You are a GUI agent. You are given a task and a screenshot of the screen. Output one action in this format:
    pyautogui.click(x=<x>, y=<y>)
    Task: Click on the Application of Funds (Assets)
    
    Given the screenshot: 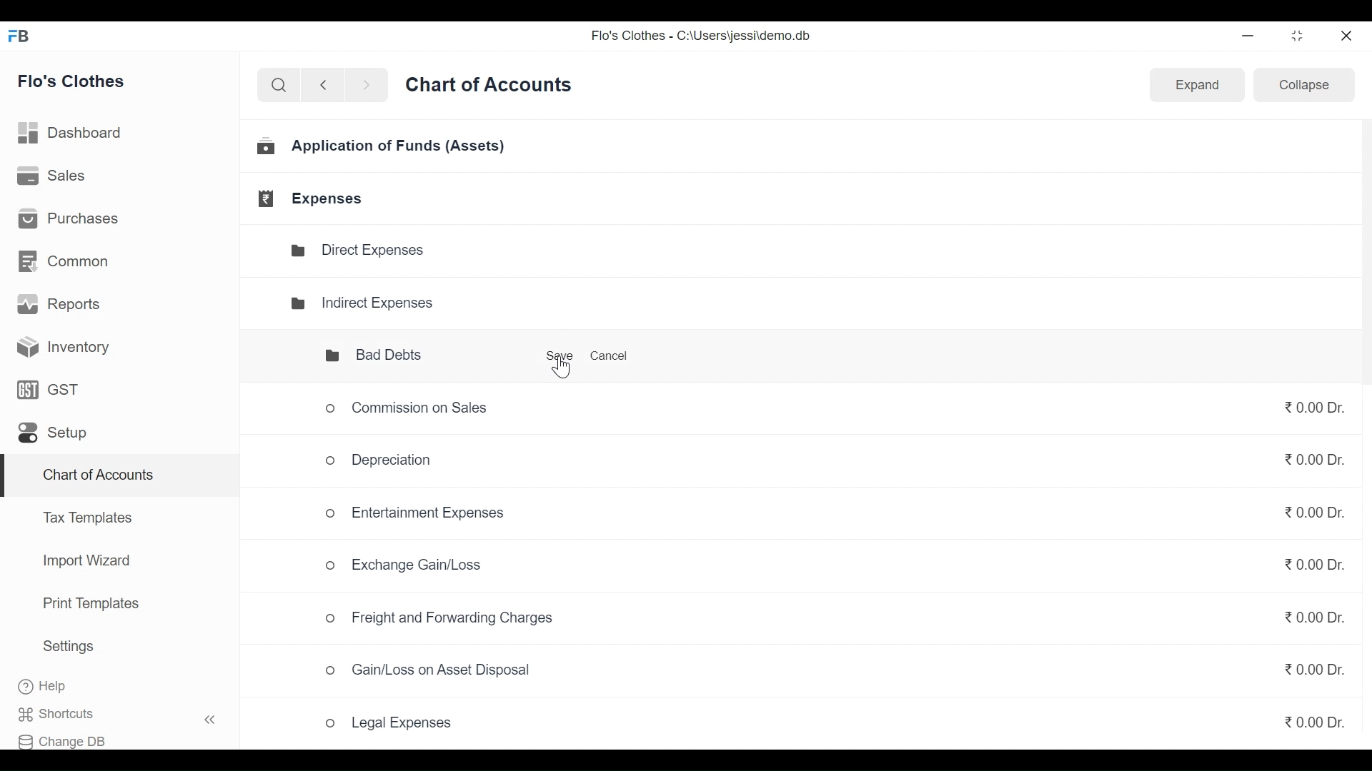 What is the action you would take?
    pyautogui.click(x=383, y=148)
    